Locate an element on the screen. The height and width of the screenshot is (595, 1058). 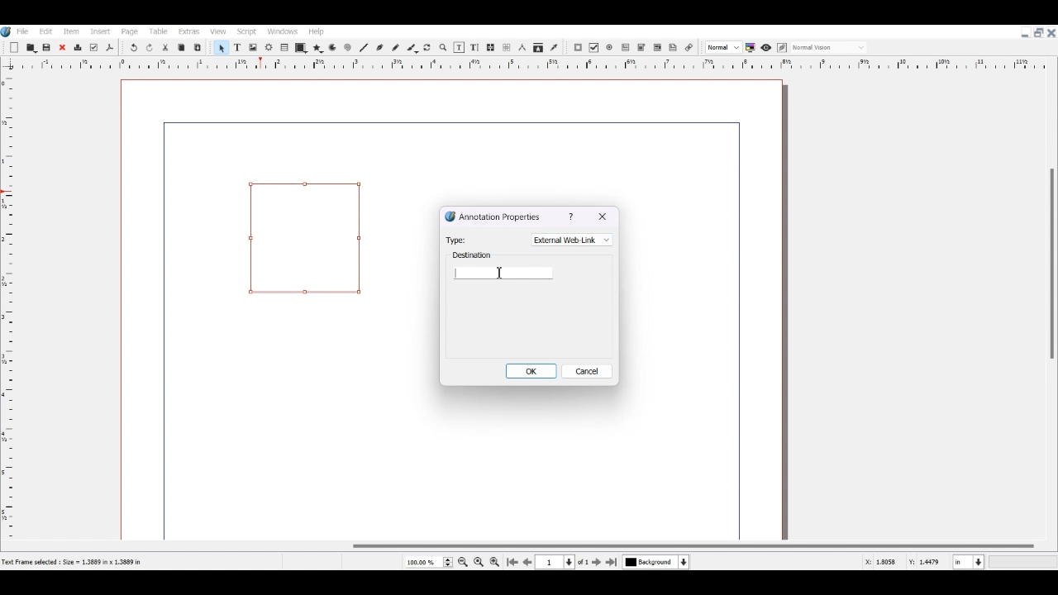
Extras is located at coordinates (188, 31).